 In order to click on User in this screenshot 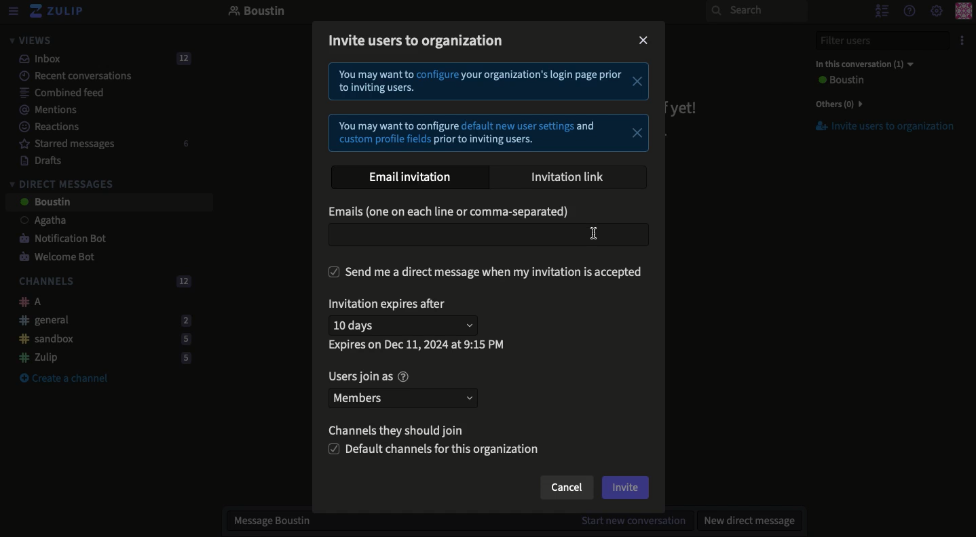, I will do `click(839, 81)`.